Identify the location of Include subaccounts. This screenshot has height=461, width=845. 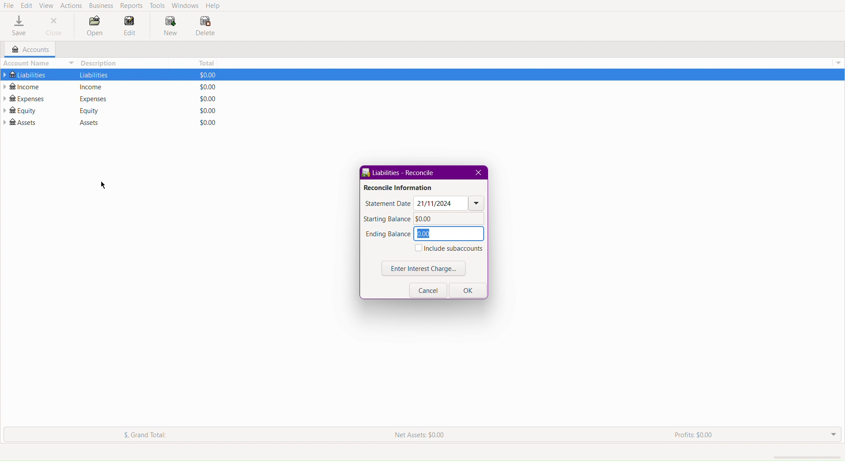
(449, 248).